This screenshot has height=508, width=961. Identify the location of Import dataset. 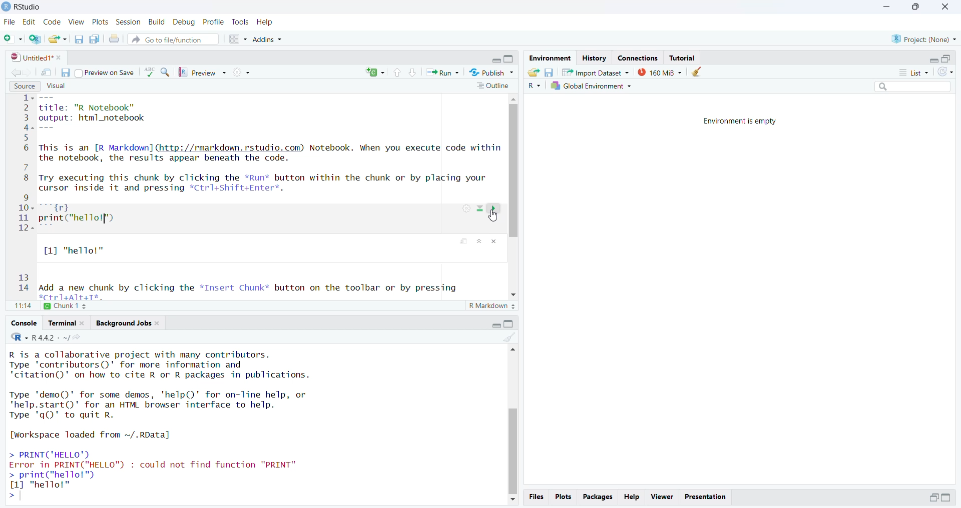
(595, 72).